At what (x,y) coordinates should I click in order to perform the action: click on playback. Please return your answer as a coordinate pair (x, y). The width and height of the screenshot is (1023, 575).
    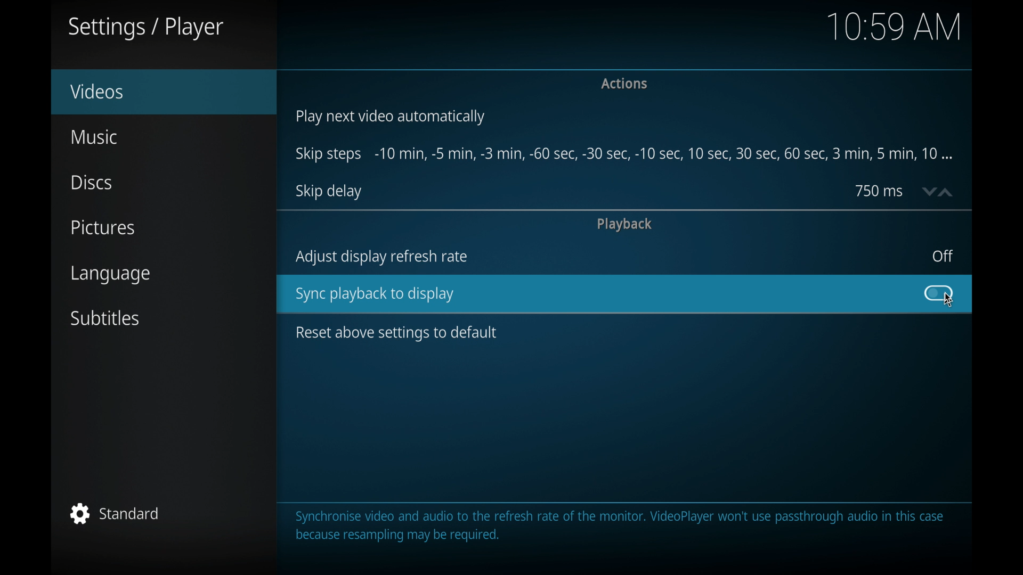
    Looking at the image, I should click on (624, 224).